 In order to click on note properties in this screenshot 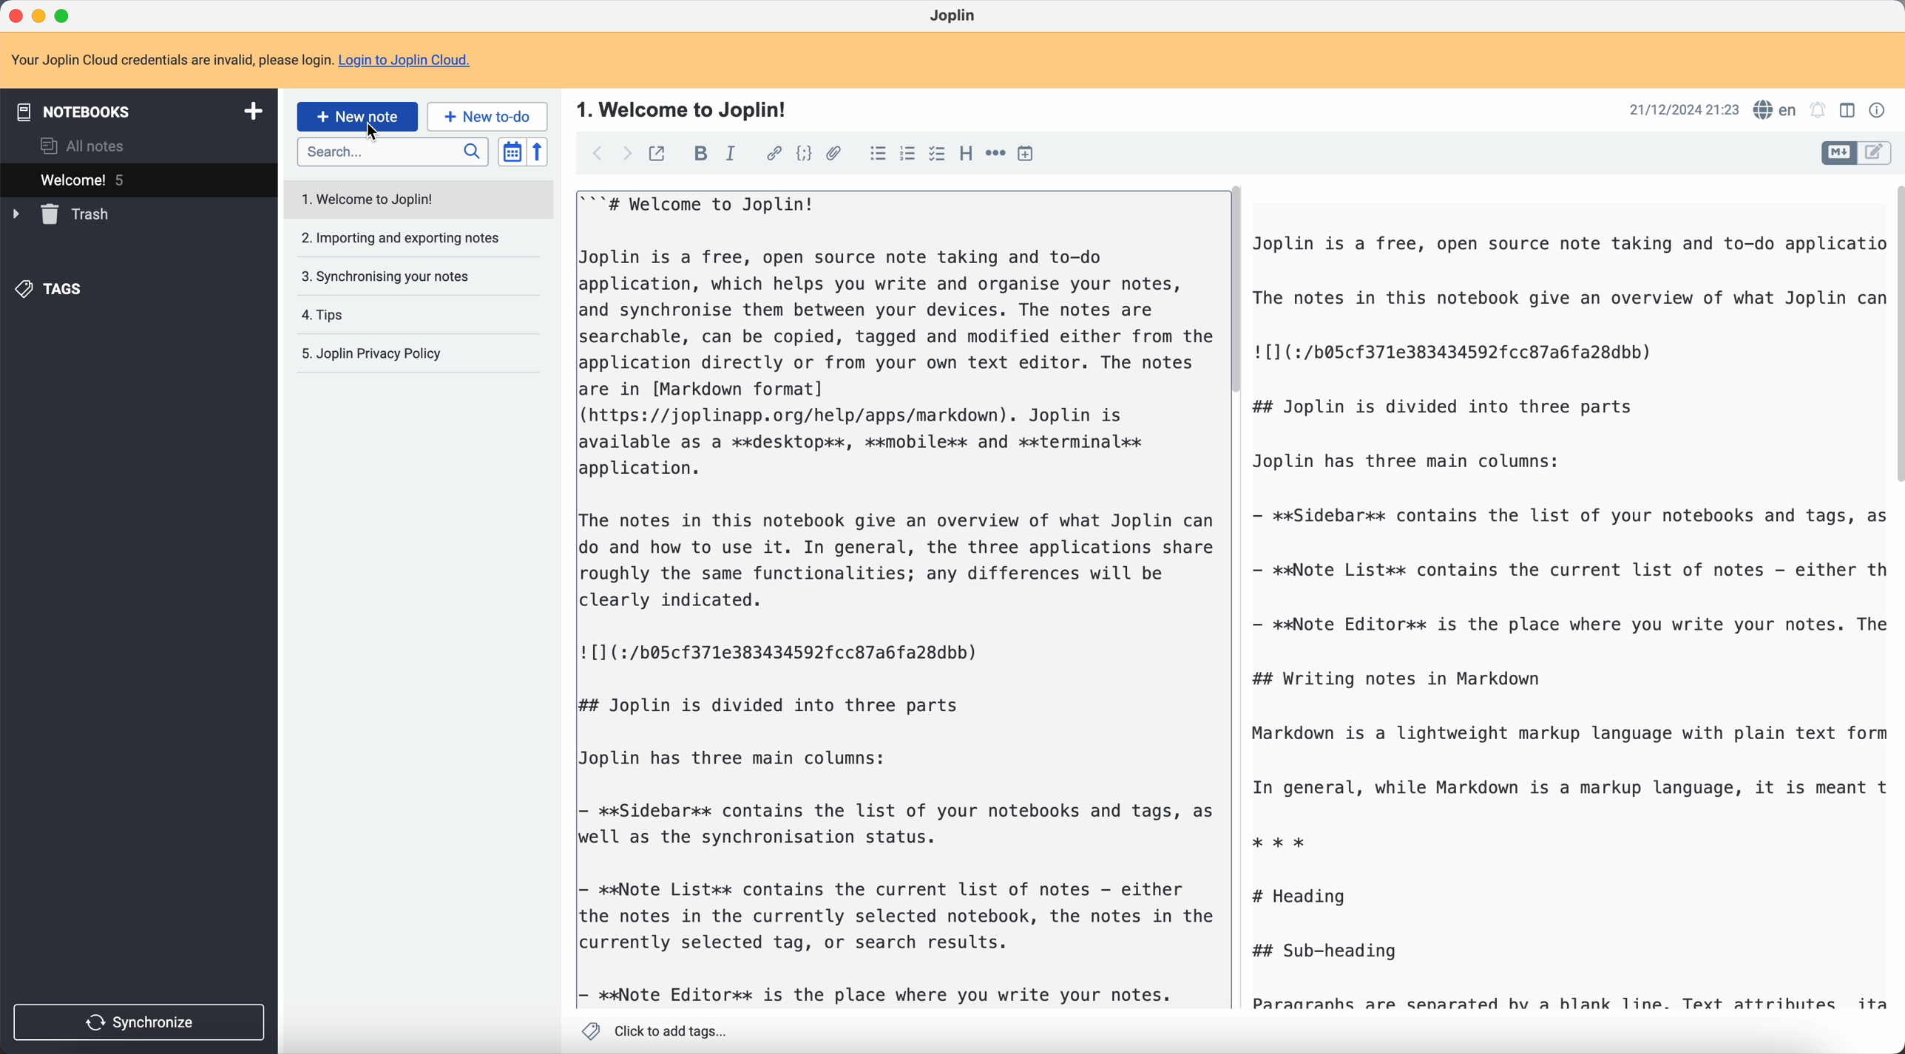, I will do `click(1880, 111)`.